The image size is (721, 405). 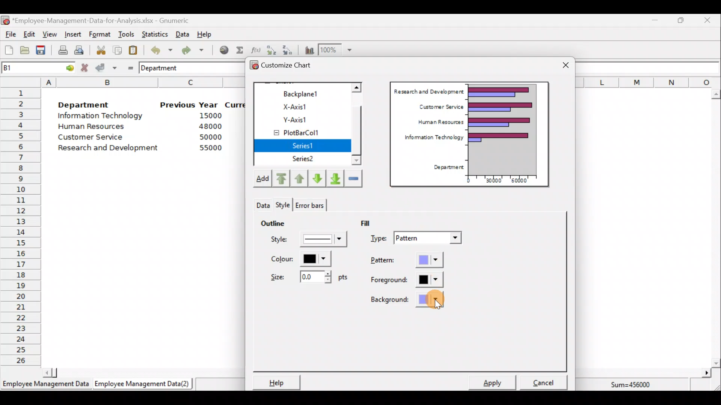 What do you see at coordinates (304, 106) in the screenshot?
I see `X-axis1` at bounding box center [304, 106].